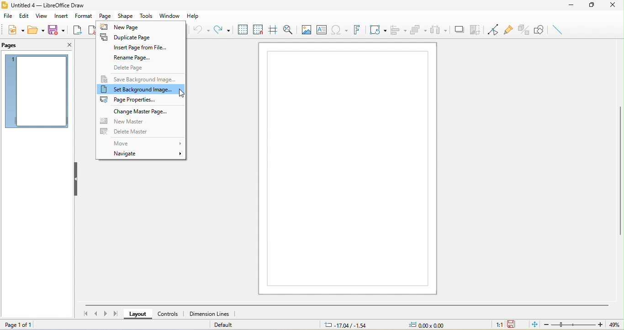 The image size is (624, 330). Describe the element at coordinates (493, 30) in the screenshot. I see `toggle point edit mode` at that location.